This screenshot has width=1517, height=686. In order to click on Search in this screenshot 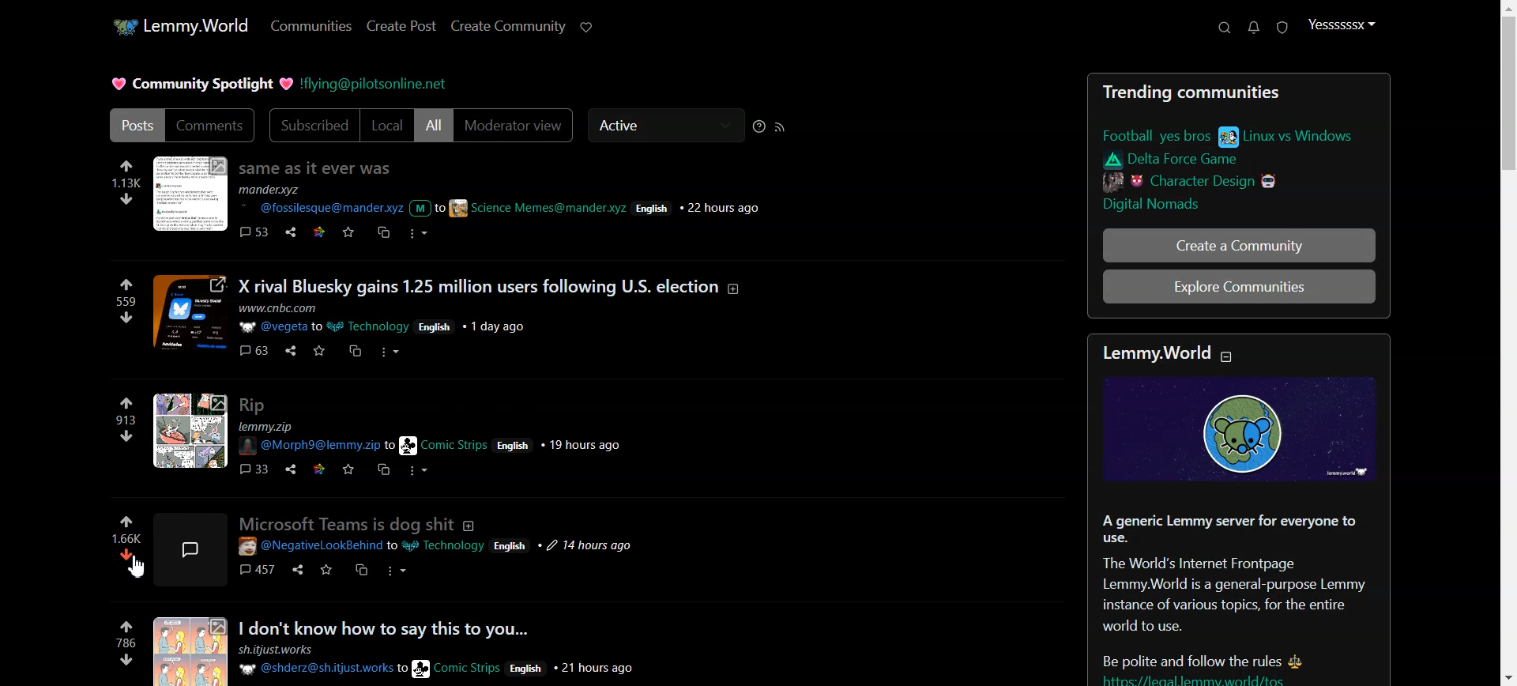, I will do `click(1225, 27)`.